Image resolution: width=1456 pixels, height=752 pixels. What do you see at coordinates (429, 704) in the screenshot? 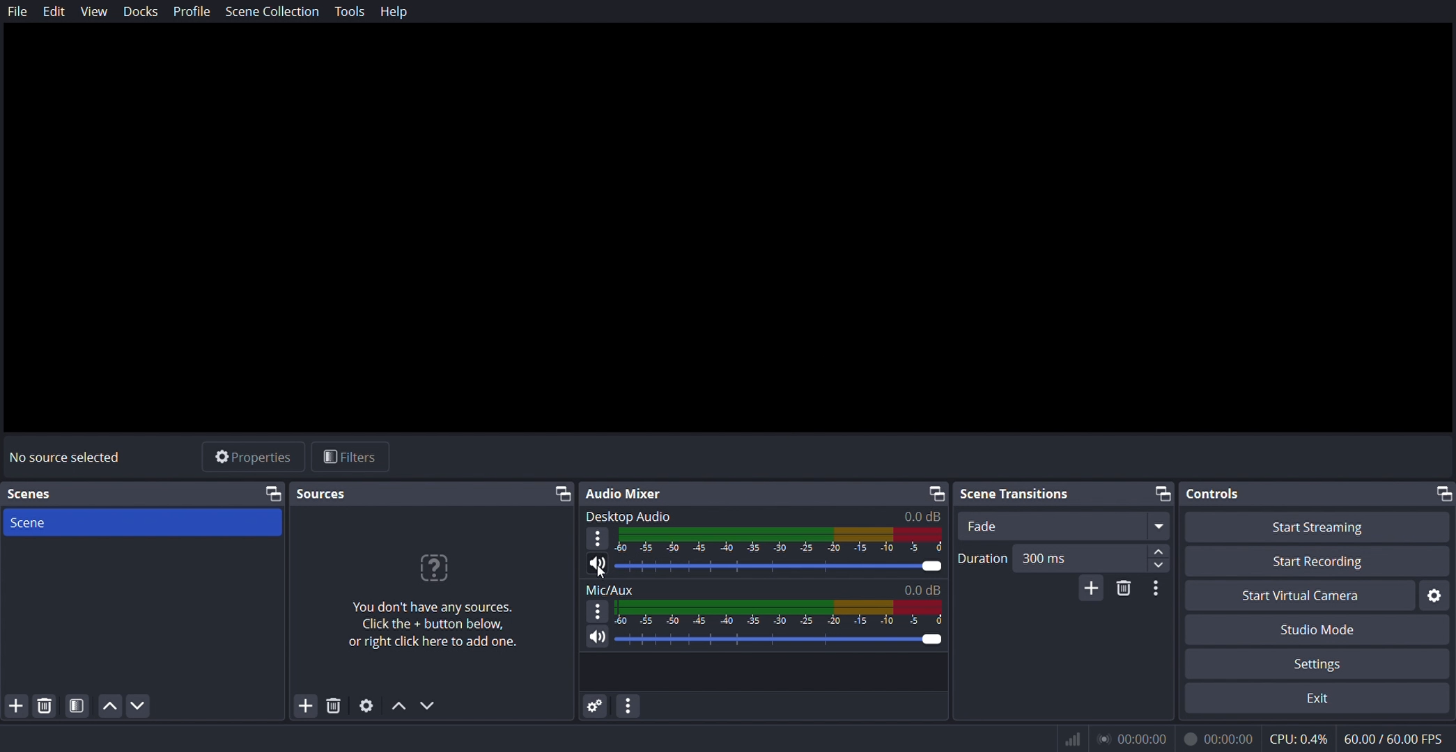
I see `move down` at bounding box center [429, 704].